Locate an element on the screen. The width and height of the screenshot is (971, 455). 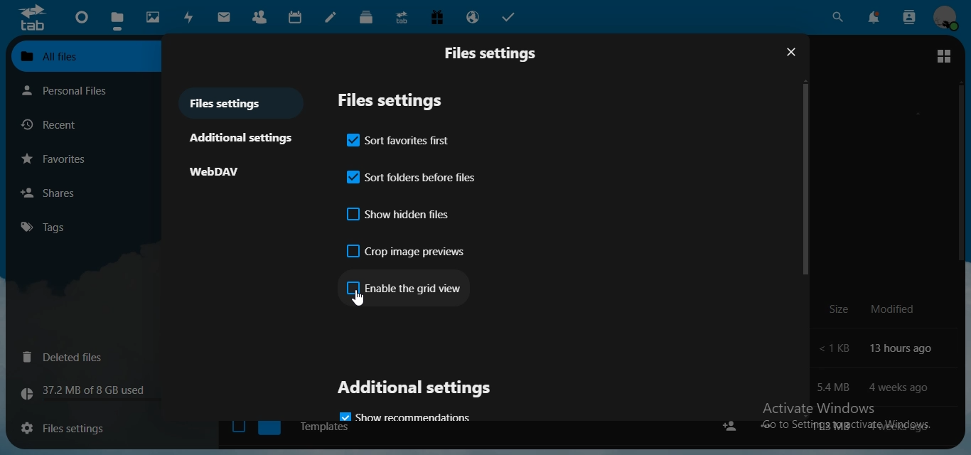
search contacts is located at coordinates (908, 16).